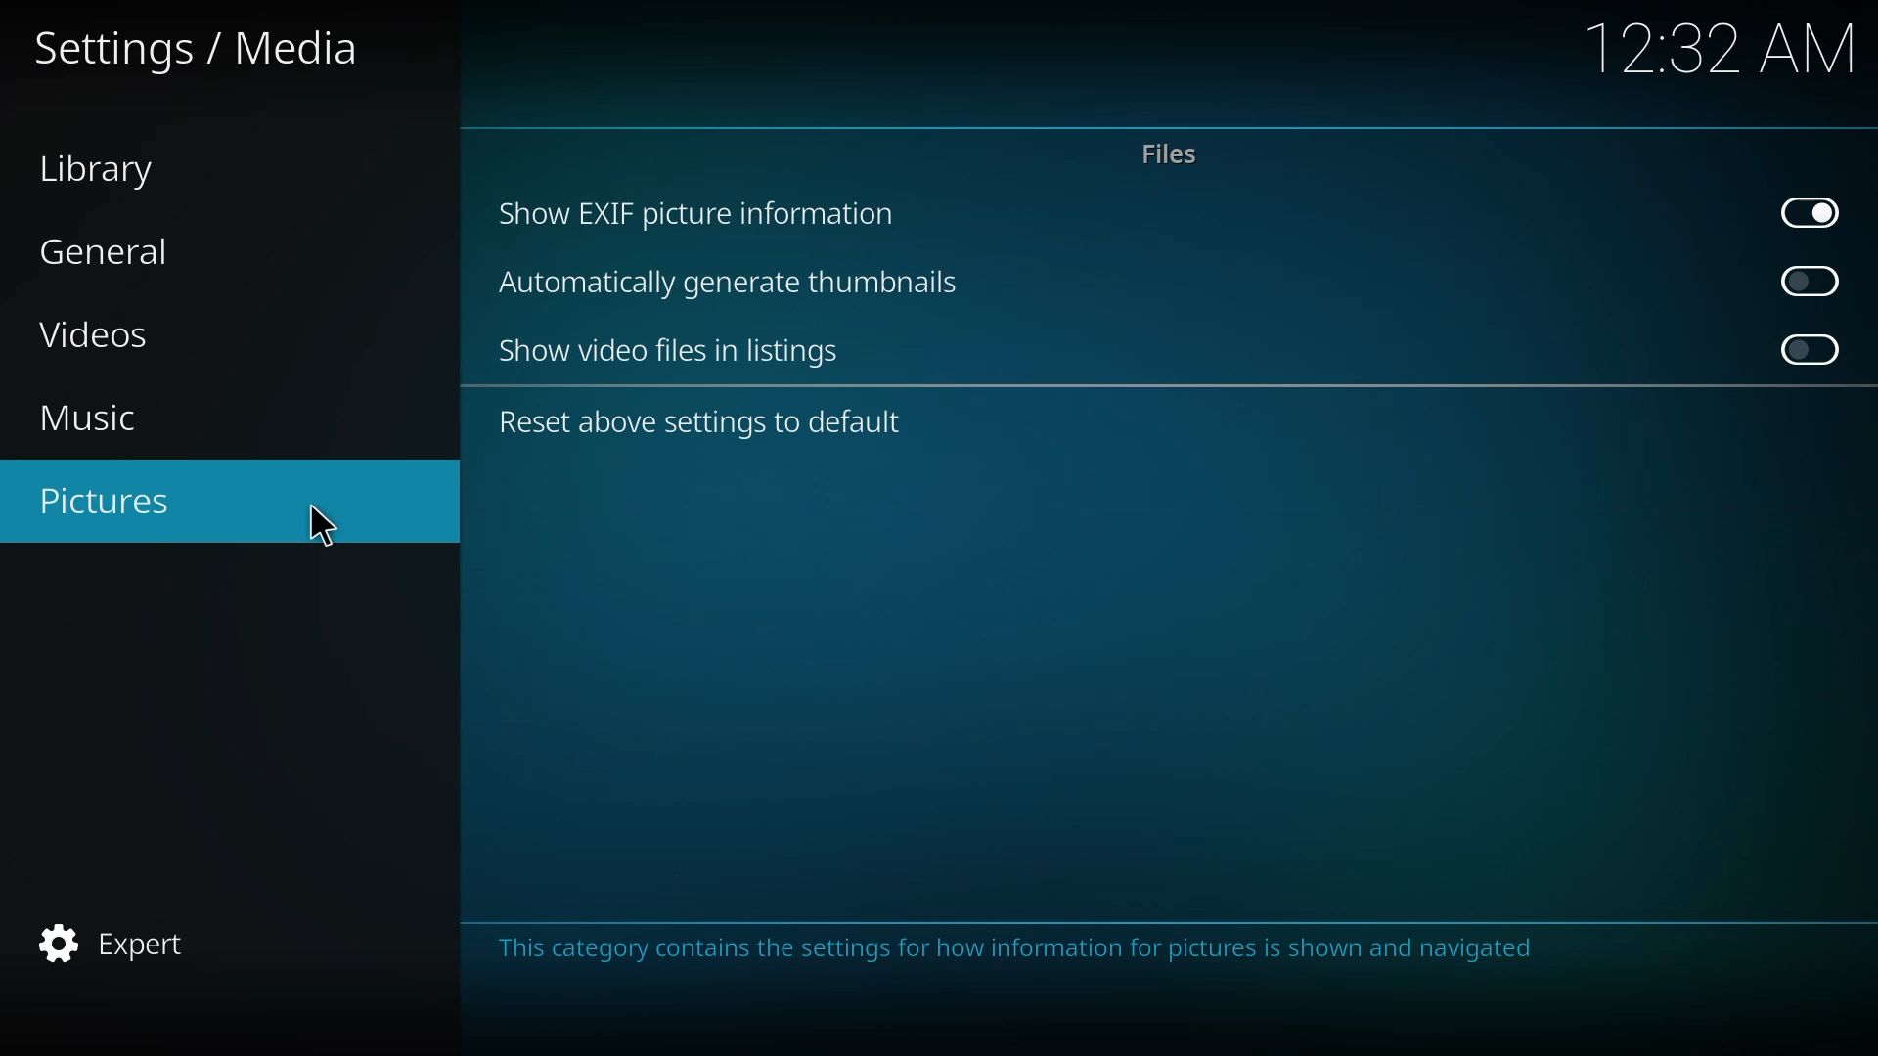 This screenshot has width=1878, height=1056. I want to click on music, so click(110, 418).